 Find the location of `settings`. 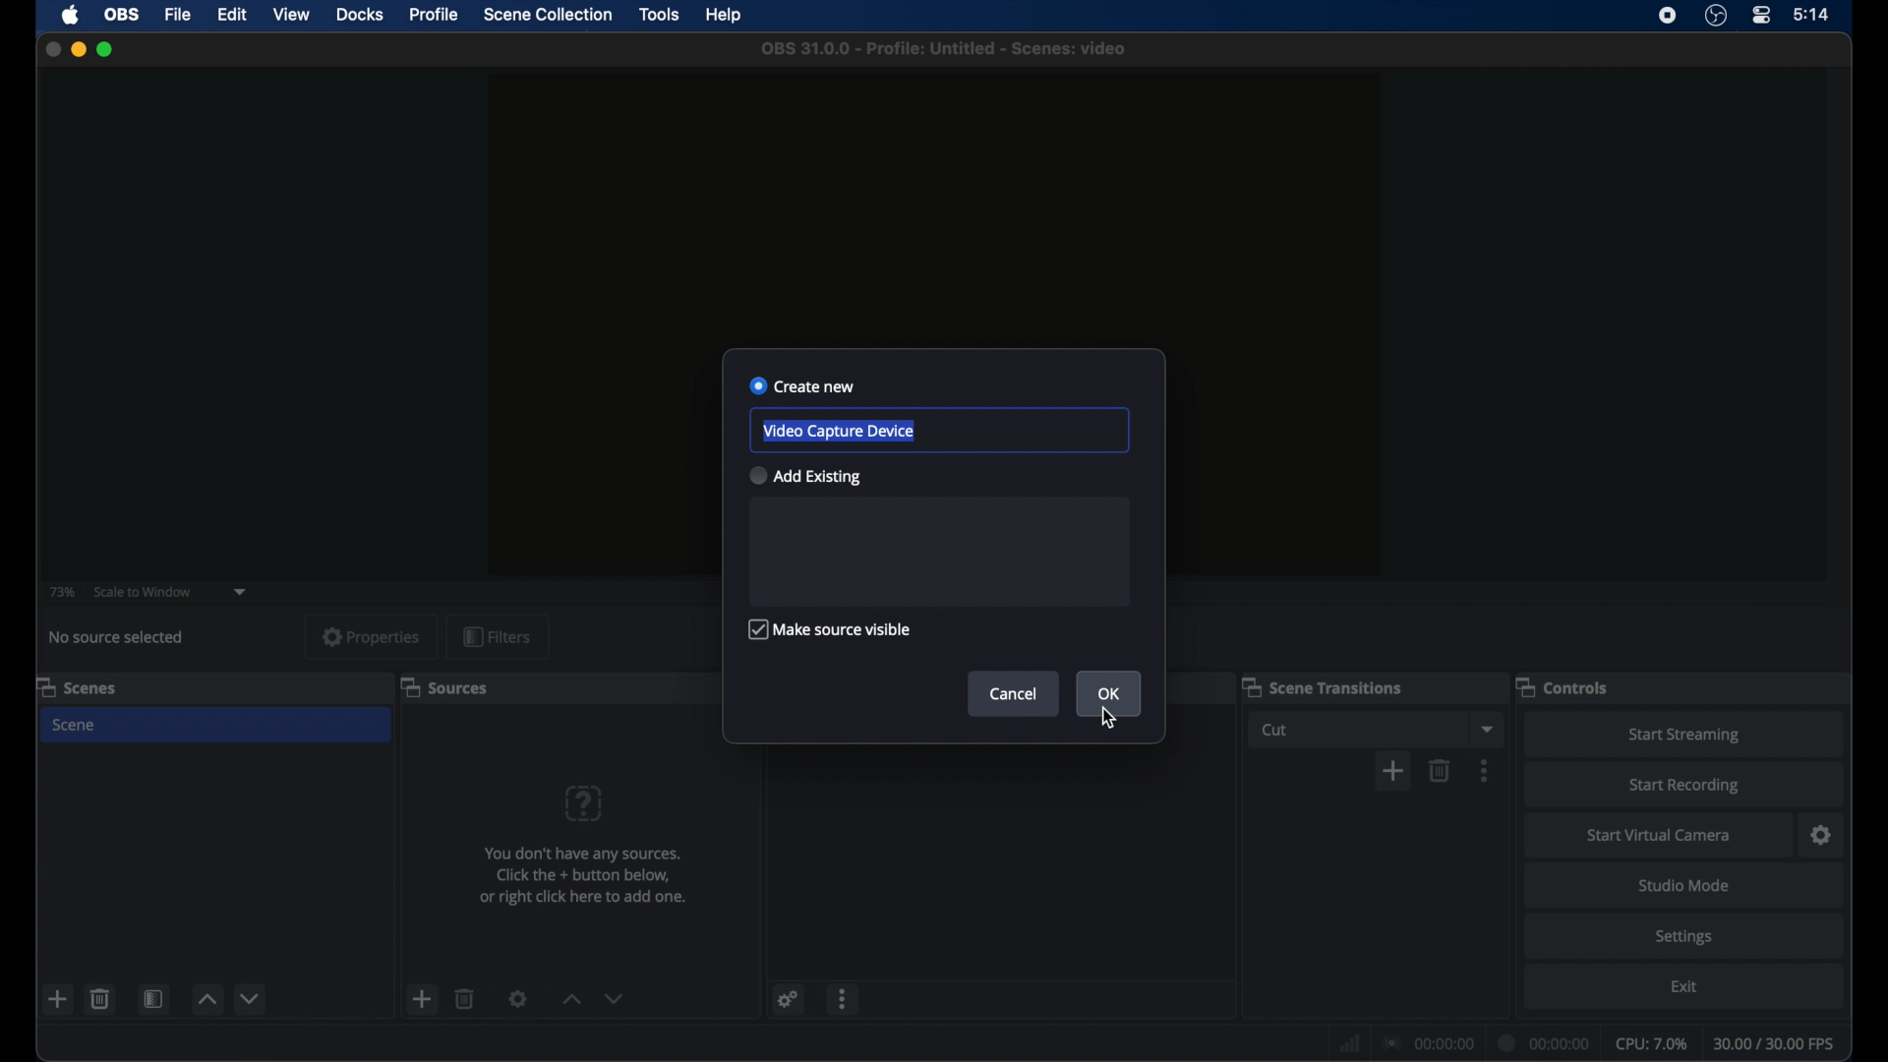

settings is located at coordinates (518, 998).